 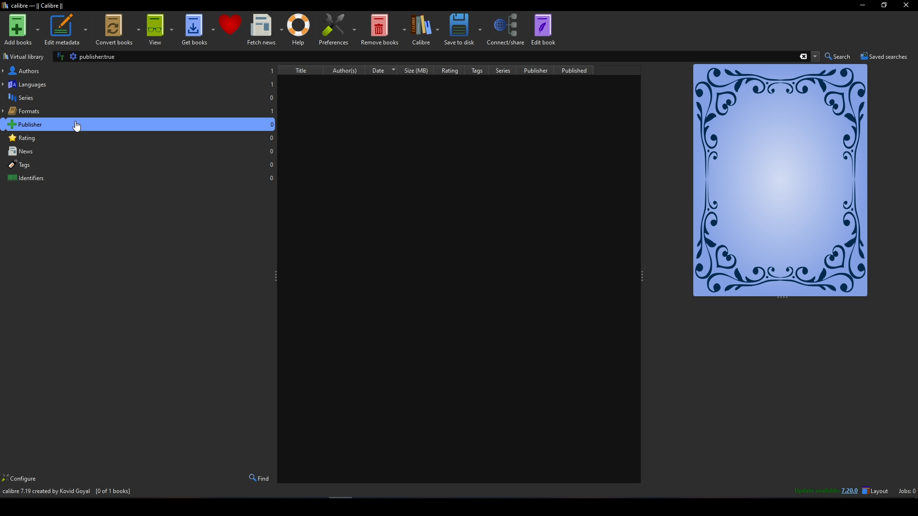 What do you see at coordinates (276, 277) in the screenshot?
I see `Left panel slider` at bounding box center [276, 277].